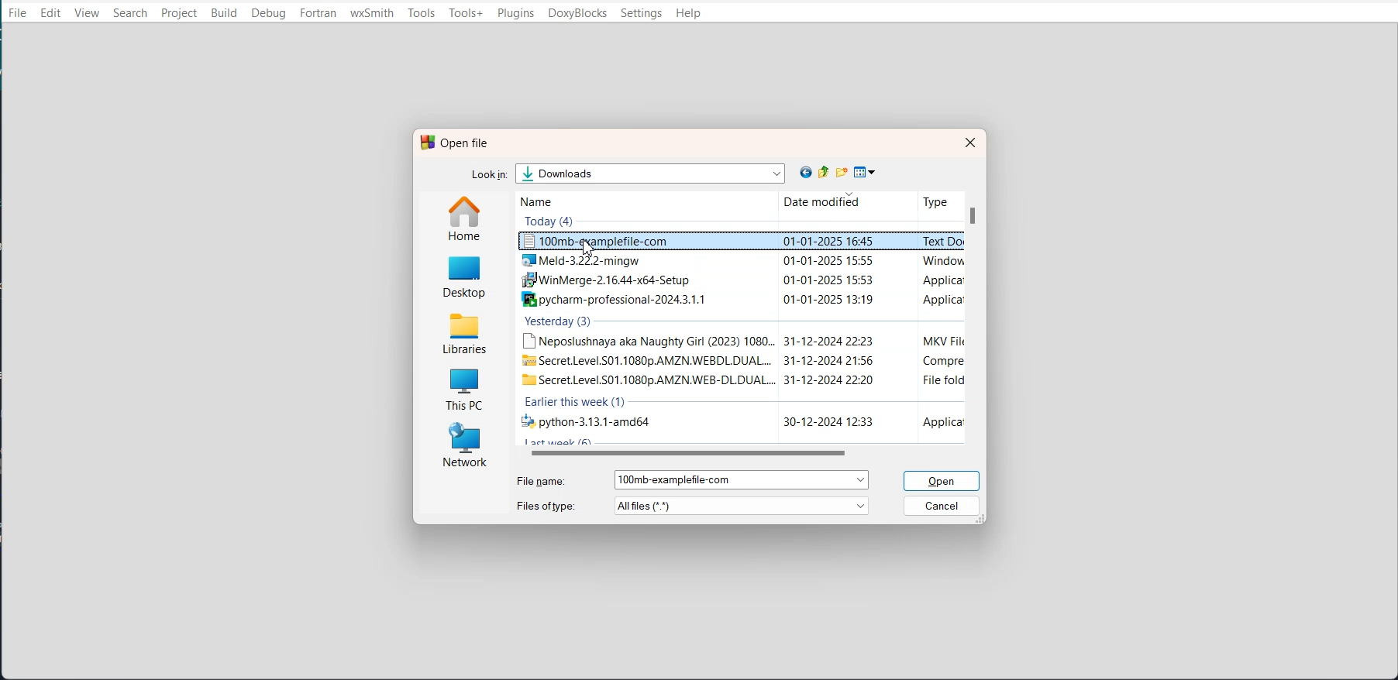 Image resolution: width=1398 pixels, height=680 pixels. I want to click on Look in: Downloads, so click(632, 173).